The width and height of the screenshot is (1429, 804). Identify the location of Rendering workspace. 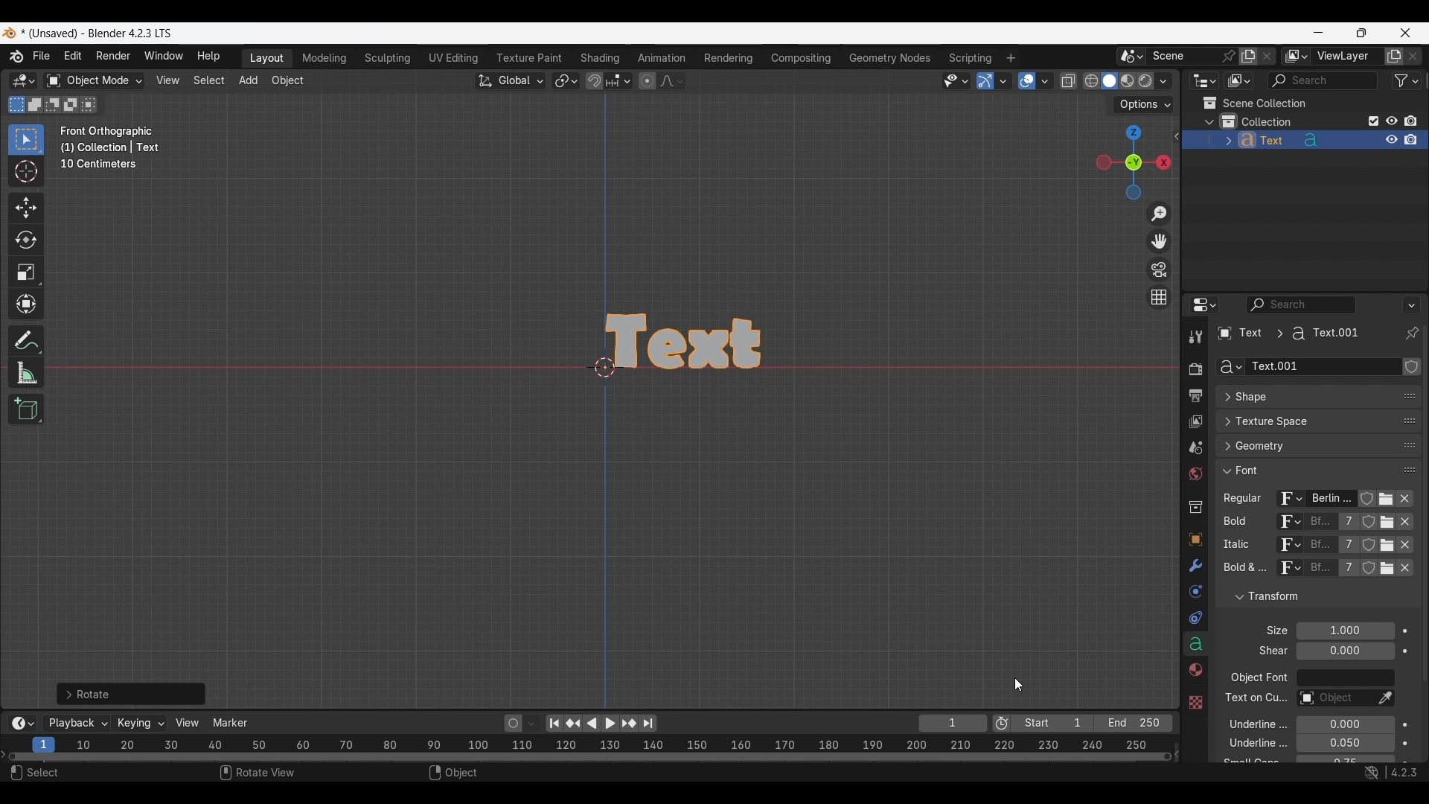
(728, 57).